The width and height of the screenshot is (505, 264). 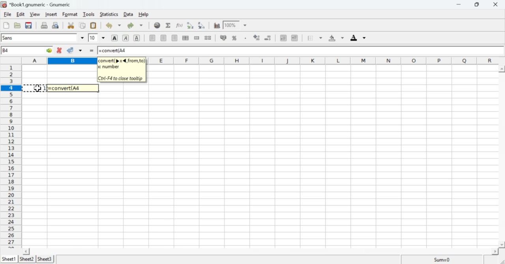 I want to click on Minimize/Maximize, so click(x=477, y=5).